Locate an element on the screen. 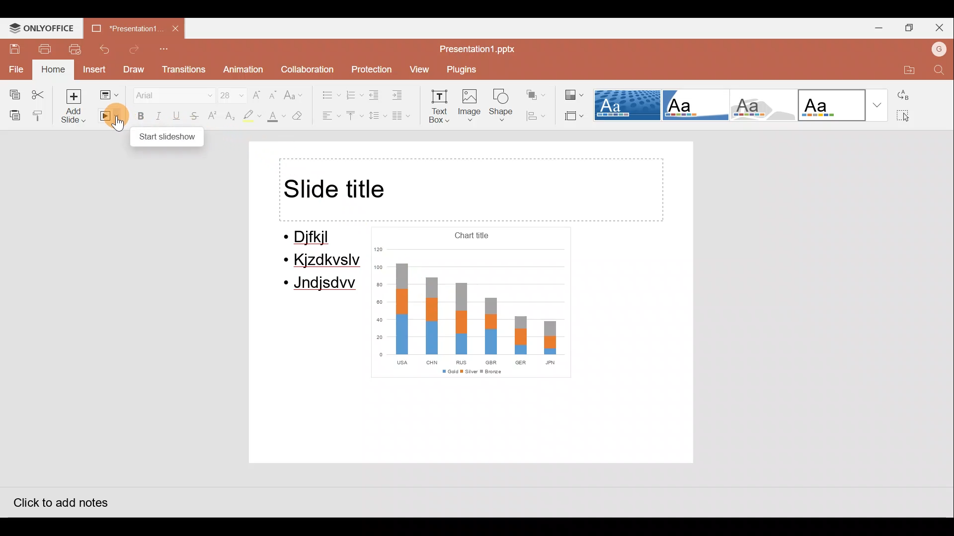  Find is located at coordinates (938, 71).